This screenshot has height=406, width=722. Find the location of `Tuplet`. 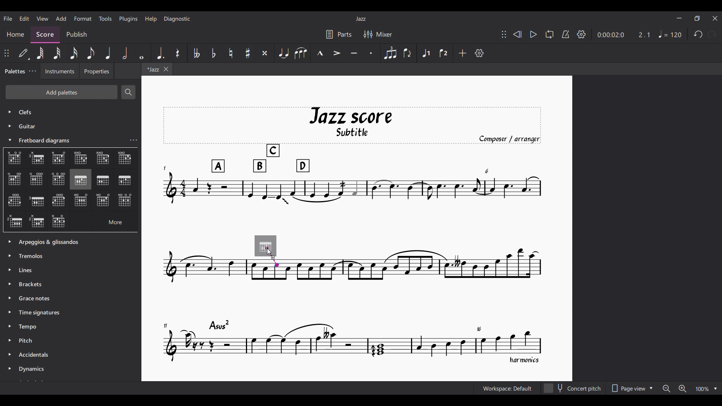

Tuplet is located at coordinates (390, 53).